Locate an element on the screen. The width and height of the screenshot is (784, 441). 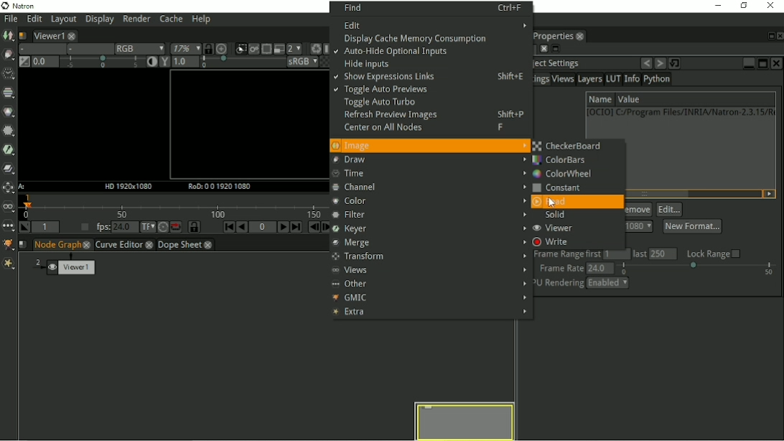
Set playback frame is located at coordinates (83, 228).